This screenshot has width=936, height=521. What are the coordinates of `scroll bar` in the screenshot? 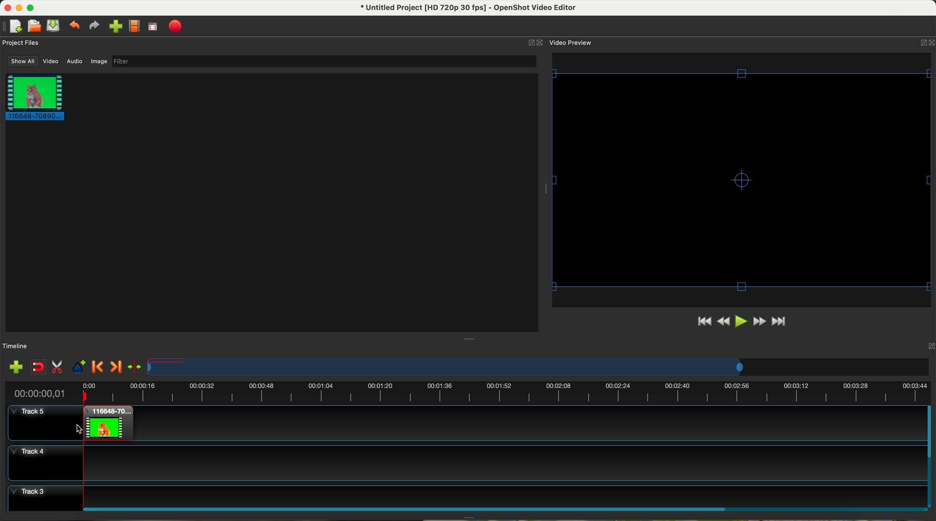 It's located at (504, 508).